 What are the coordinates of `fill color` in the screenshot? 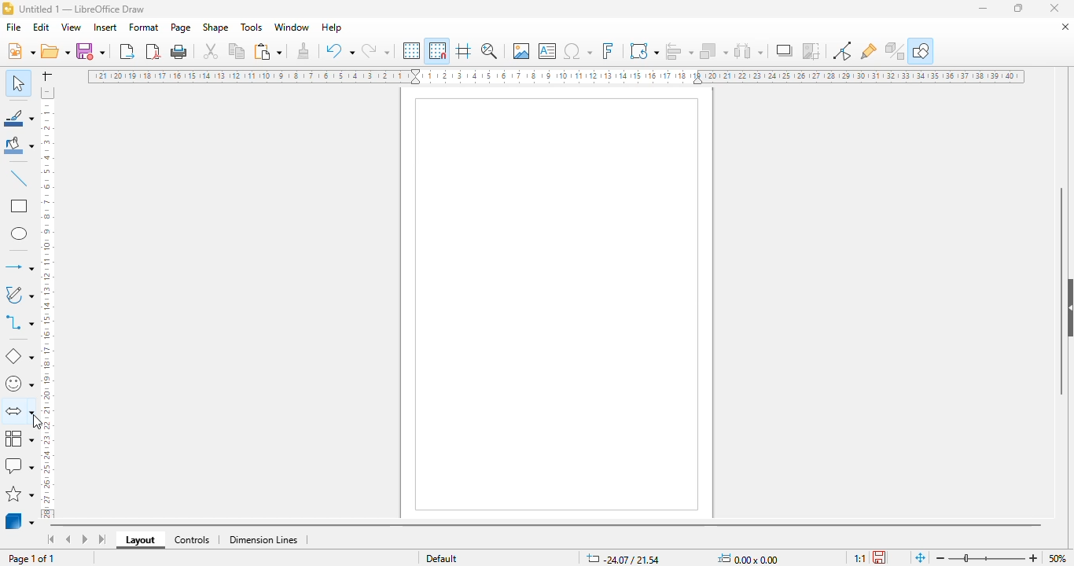 It's located at (20, 145).